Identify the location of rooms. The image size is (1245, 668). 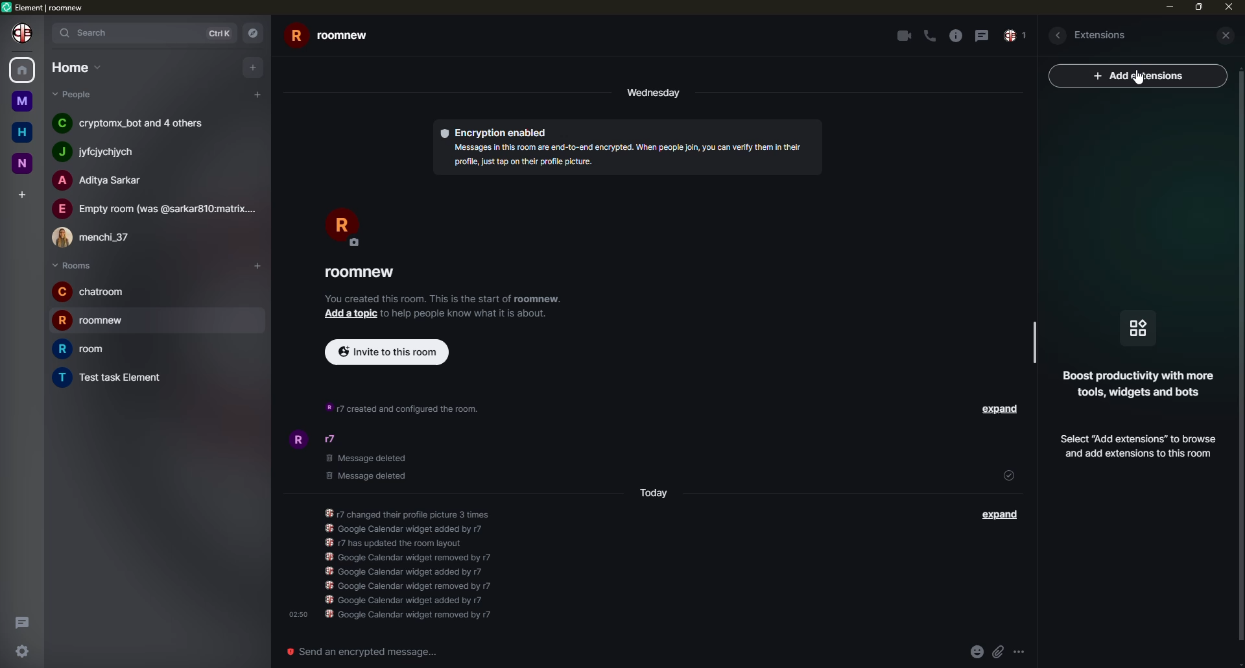
(72, 265).